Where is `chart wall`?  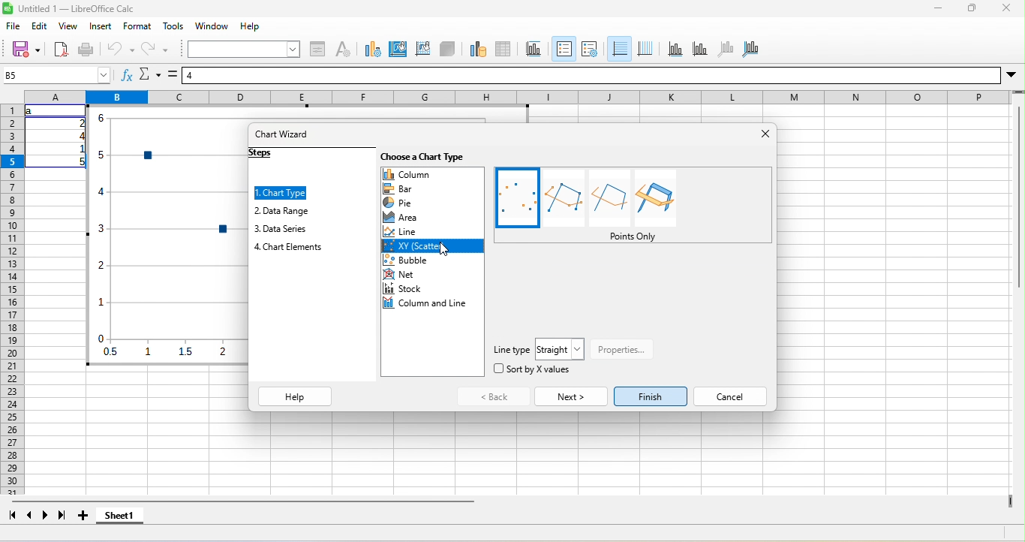
chart wall is located at coordinates (423, 50).